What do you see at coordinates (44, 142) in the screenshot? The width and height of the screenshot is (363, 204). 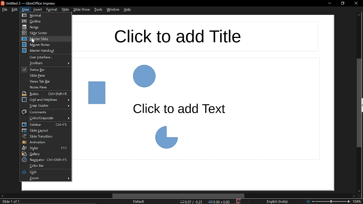 I see `Animation` at bounding box center [44, 142].